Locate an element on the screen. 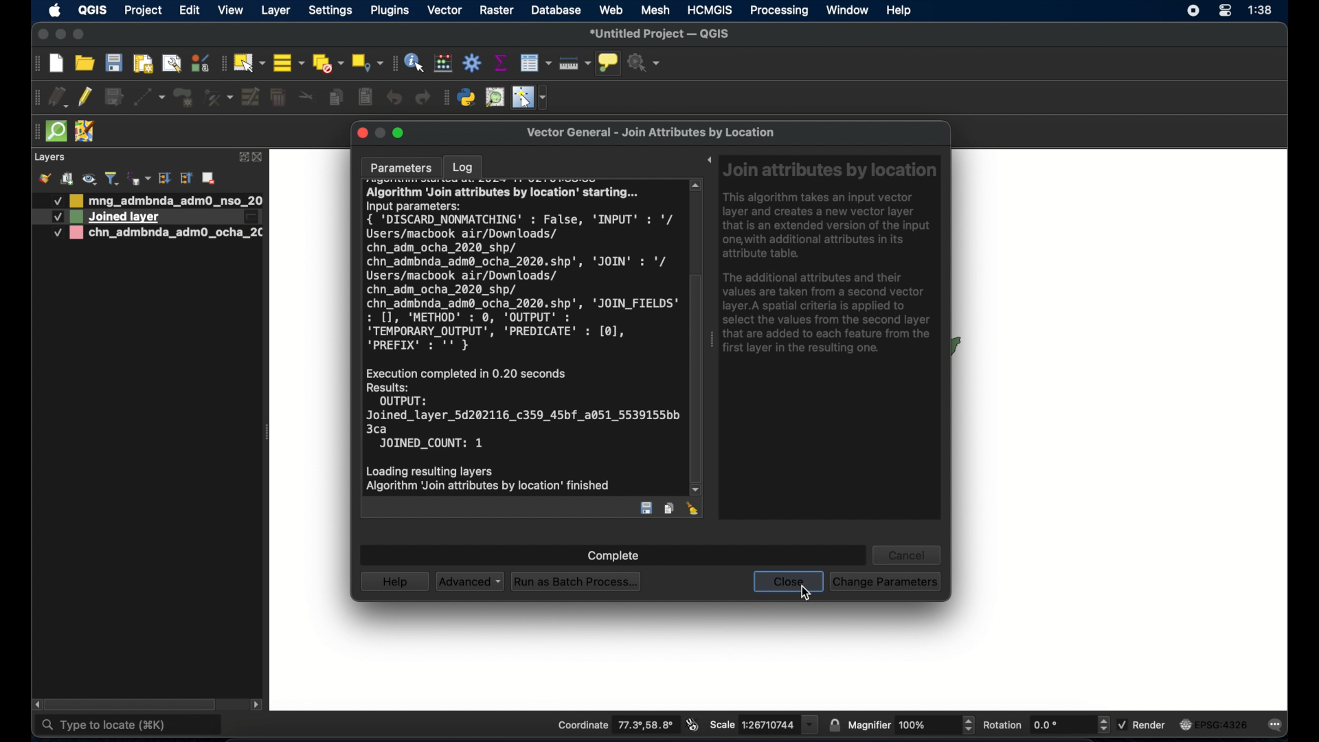 The width and height of the screenshot is (1319, 742). Change parameters is located at coordinates (888, 583).